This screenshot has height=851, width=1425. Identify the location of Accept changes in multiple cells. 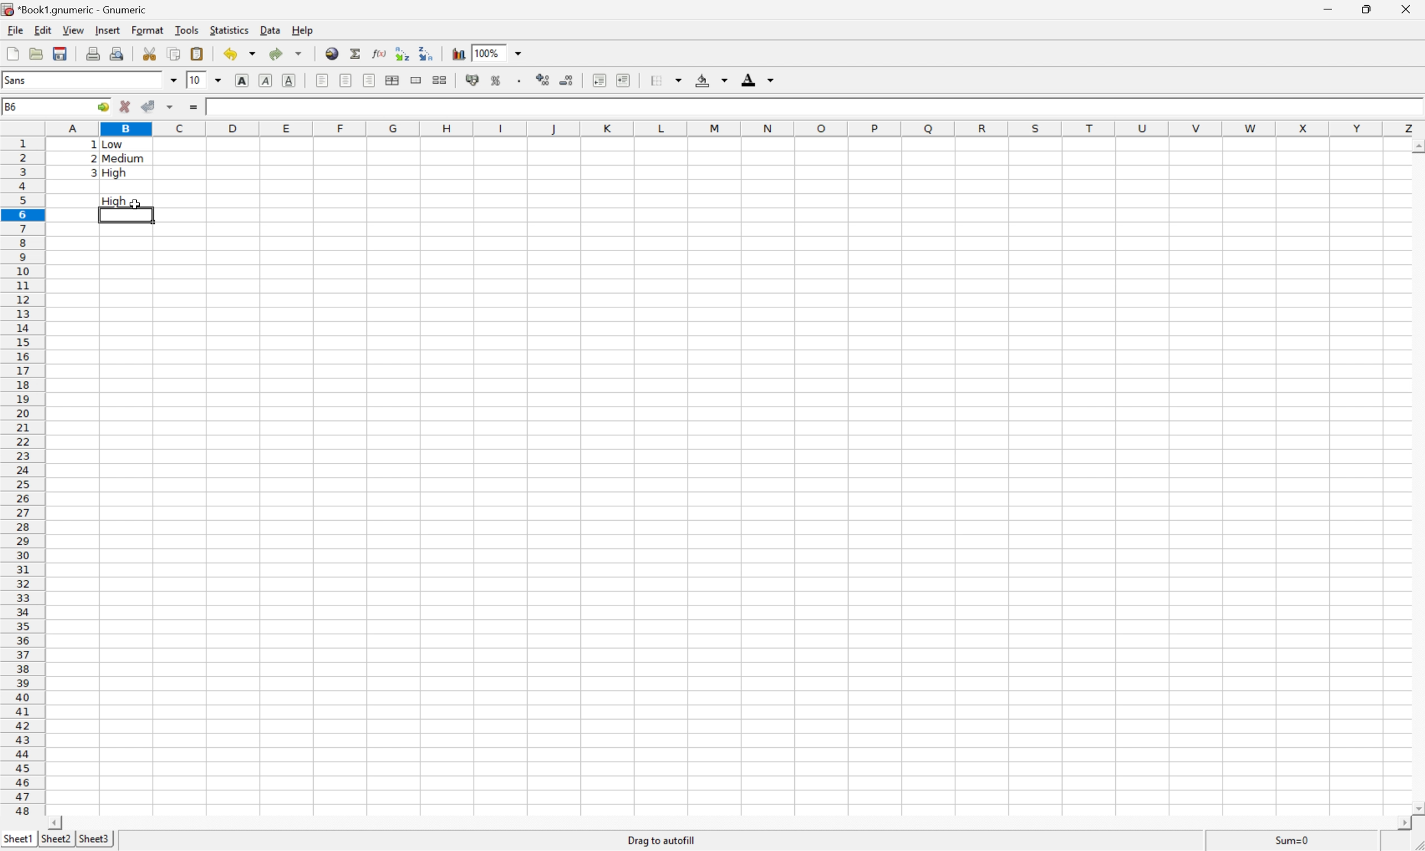
(169, 107).